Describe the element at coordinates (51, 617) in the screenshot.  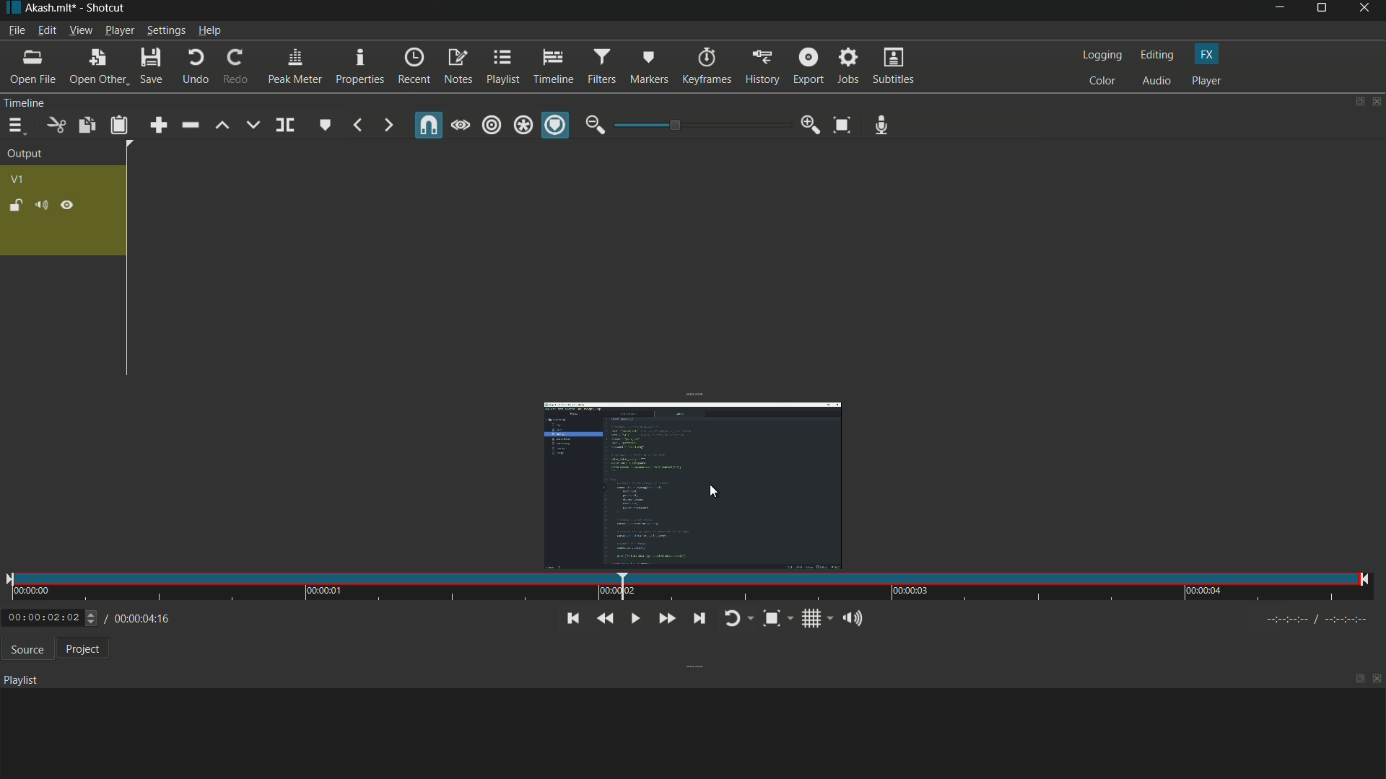
I see `0:00:02:02 ` at that location.